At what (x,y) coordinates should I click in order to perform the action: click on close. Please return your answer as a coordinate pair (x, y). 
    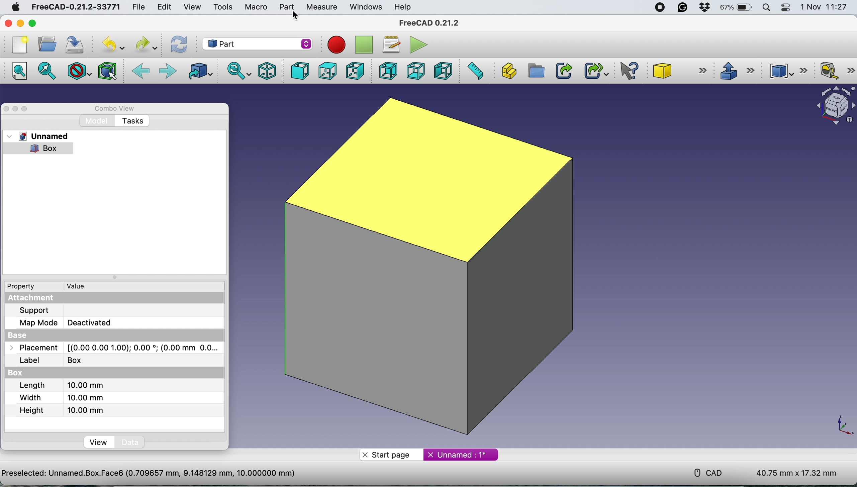
    Looking at the image, I should click on (7, 109).